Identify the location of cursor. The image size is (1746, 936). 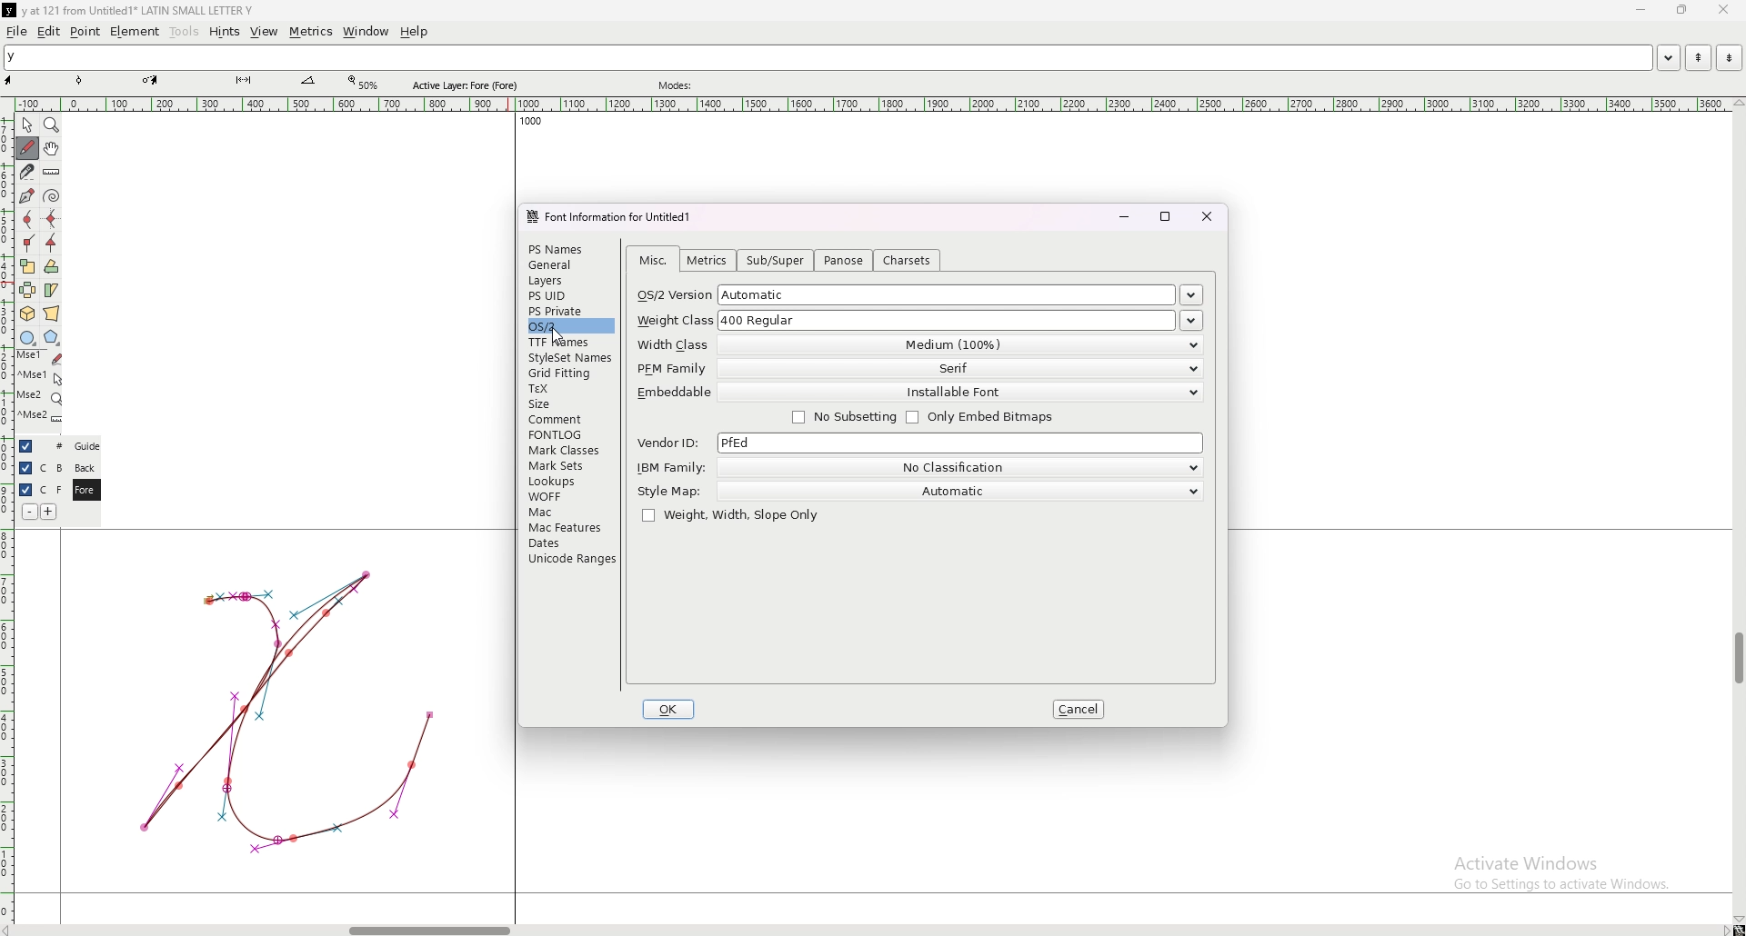
(561, 339).